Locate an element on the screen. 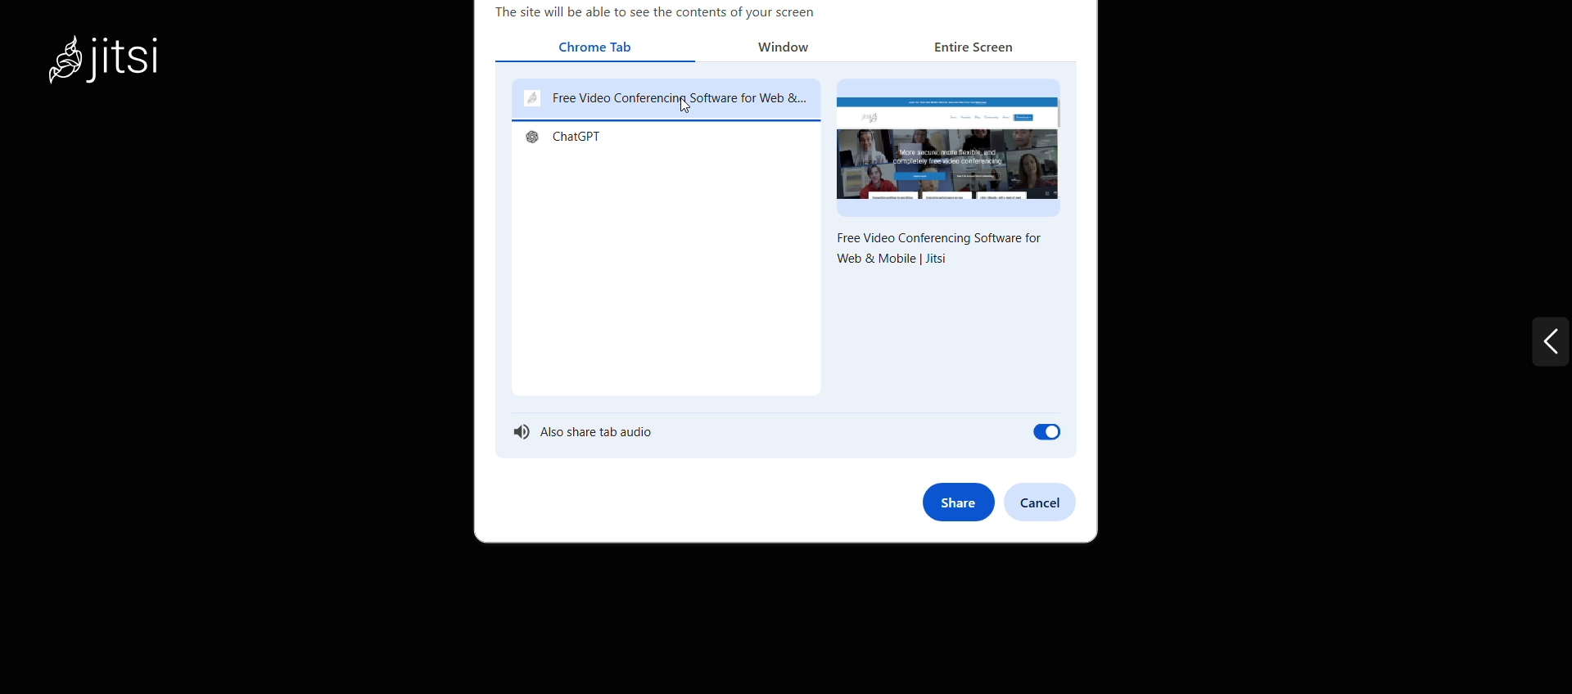  Chrome Tab is located at coordinates (599, 47).